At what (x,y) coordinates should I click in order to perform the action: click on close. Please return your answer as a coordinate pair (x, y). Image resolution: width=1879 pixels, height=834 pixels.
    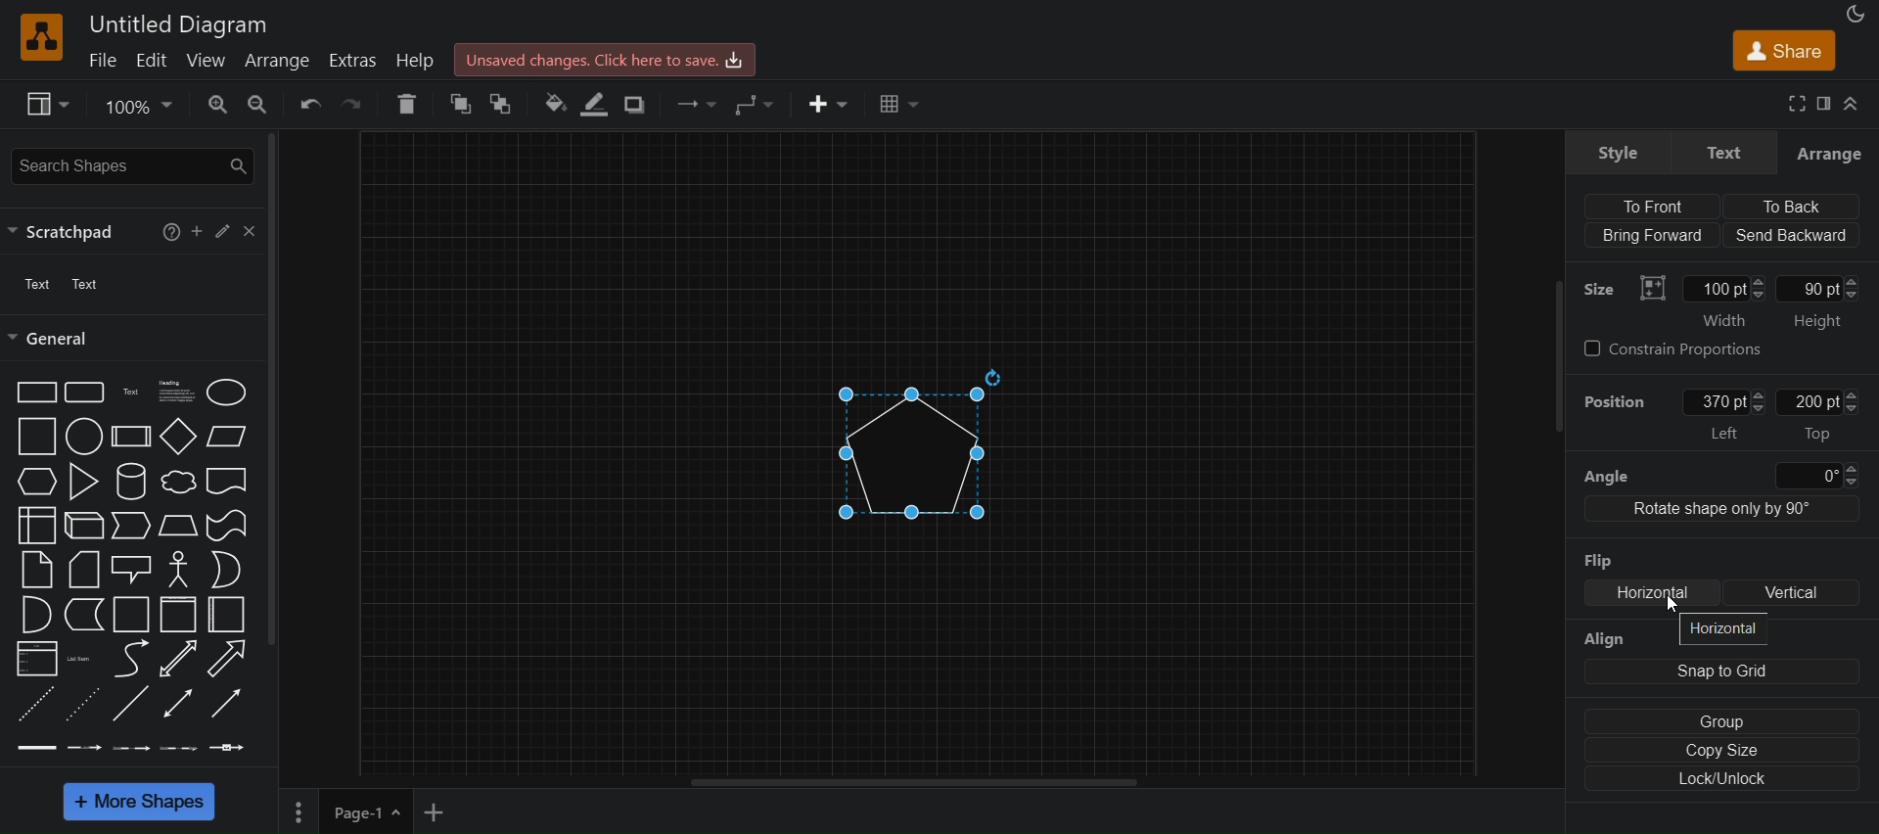
    Looking at the image, I should click on (249, 231).